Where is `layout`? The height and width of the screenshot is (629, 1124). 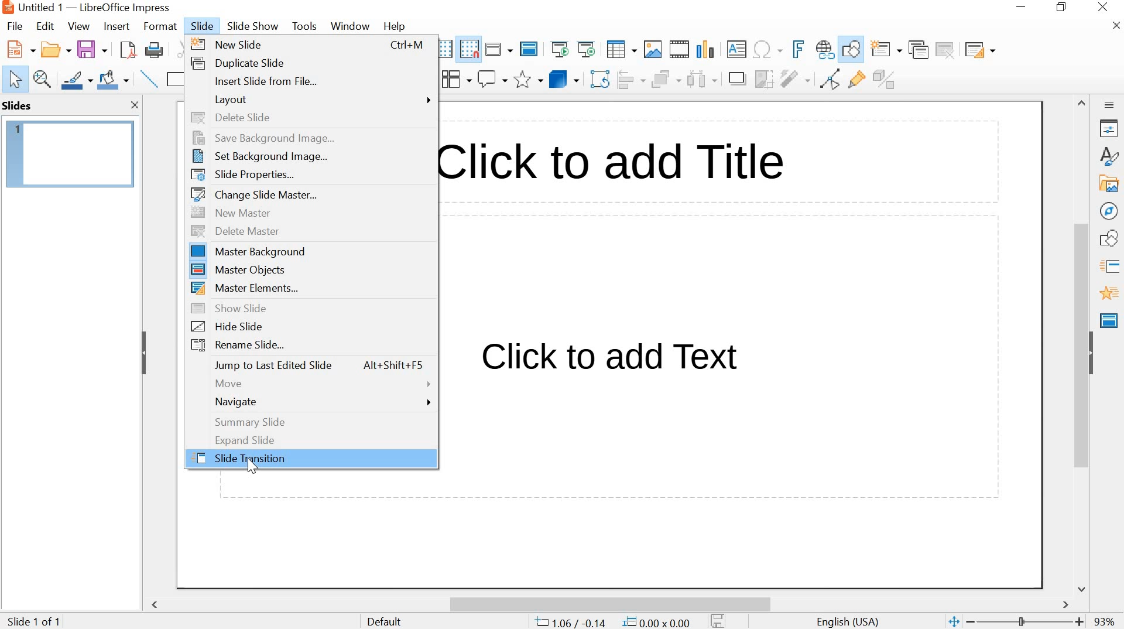 layout is located at coordinates (309, 100).